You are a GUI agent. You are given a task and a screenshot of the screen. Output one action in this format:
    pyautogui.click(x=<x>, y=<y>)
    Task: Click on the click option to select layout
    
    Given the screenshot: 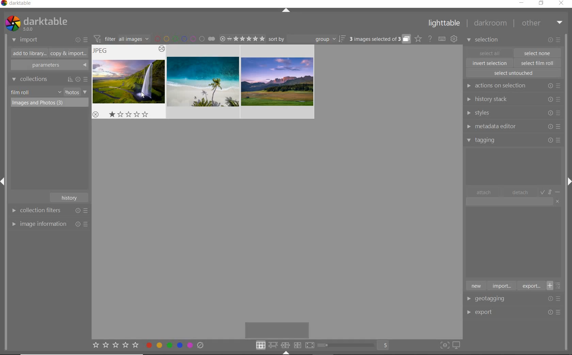 What is the action you would take?
    pyautogui.click(x=284, y=345)
    